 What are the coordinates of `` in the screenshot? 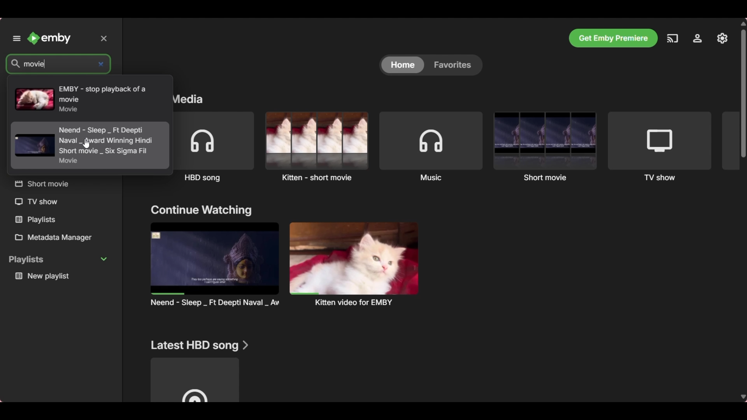 It's located at (357, 266).